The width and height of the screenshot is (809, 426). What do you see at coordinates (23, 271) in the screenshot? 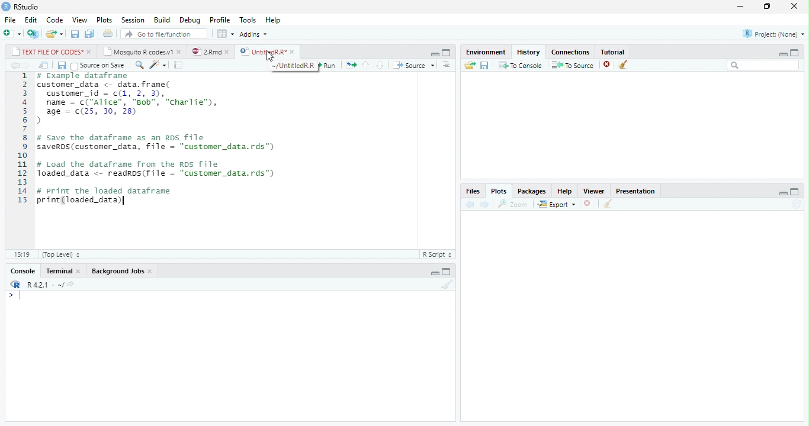
I see `Console` at bounding box center [23, 271].